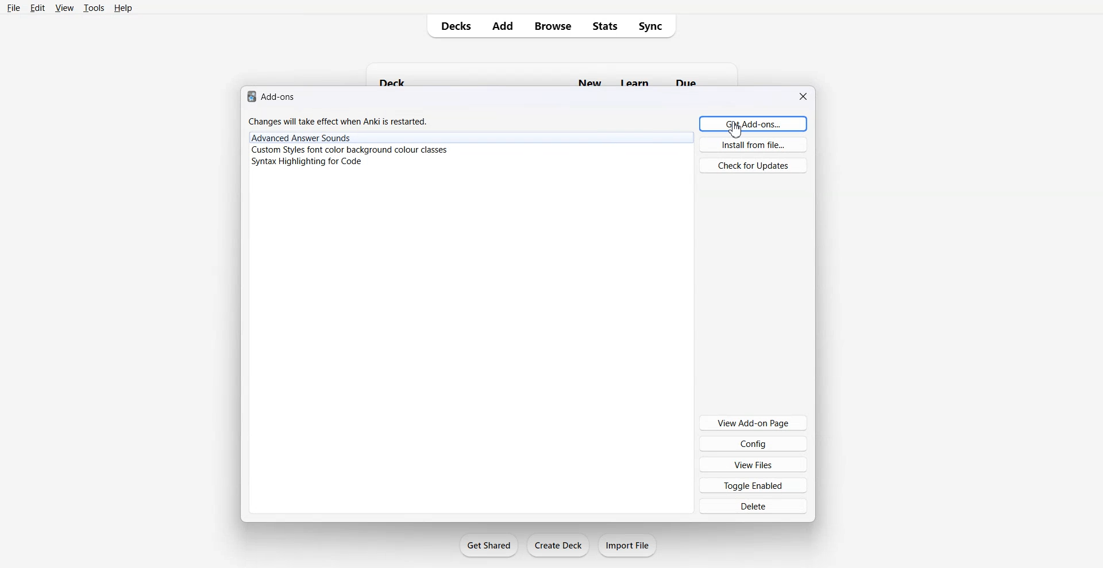 The width and height of the screenshot is (1103, 568). Describe the element at coordinates (753, 505) in the screenshot. I see `Delete` at that location.